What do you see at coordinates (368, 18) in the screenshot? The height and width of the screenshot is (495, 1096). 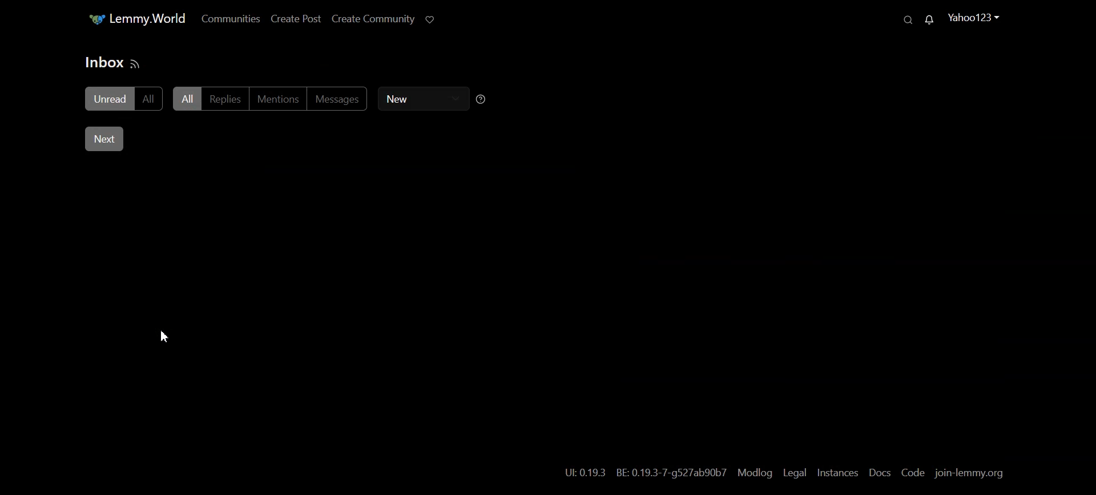 I see `Create Community ` at bounding box center [368, 18].